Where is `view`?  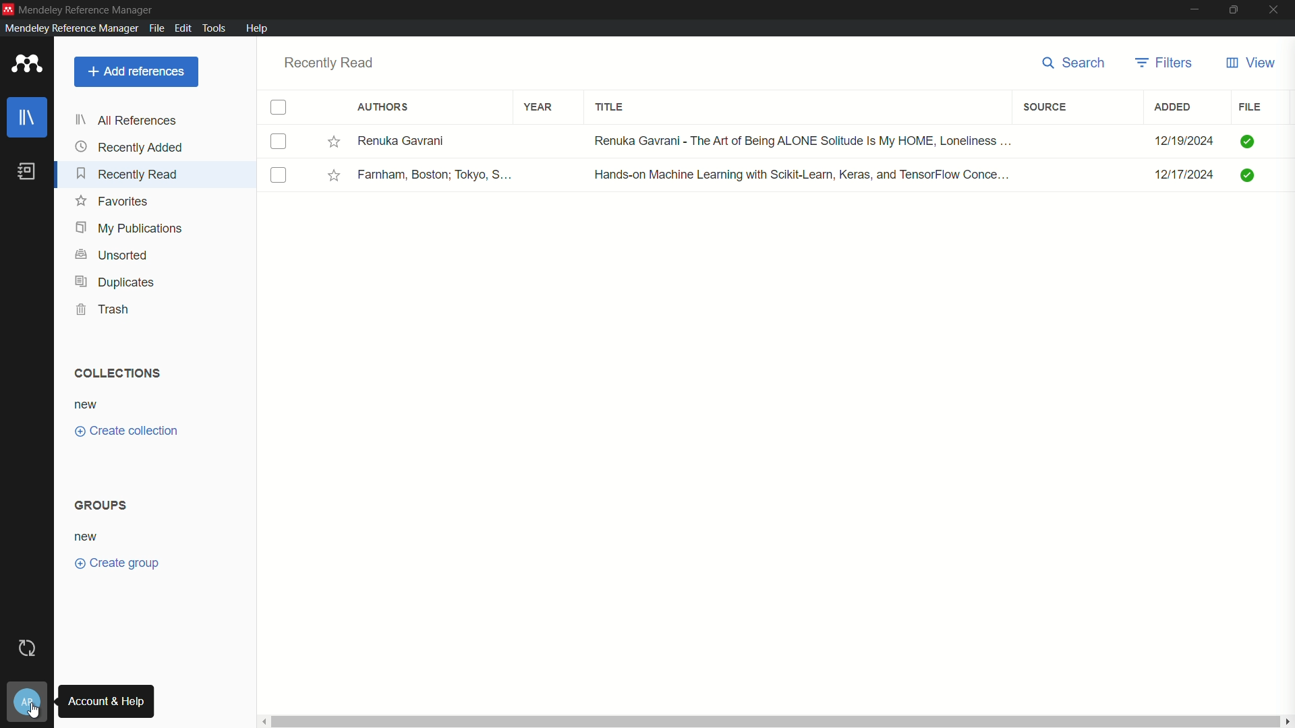
view is located at coordinates (1250, 65).